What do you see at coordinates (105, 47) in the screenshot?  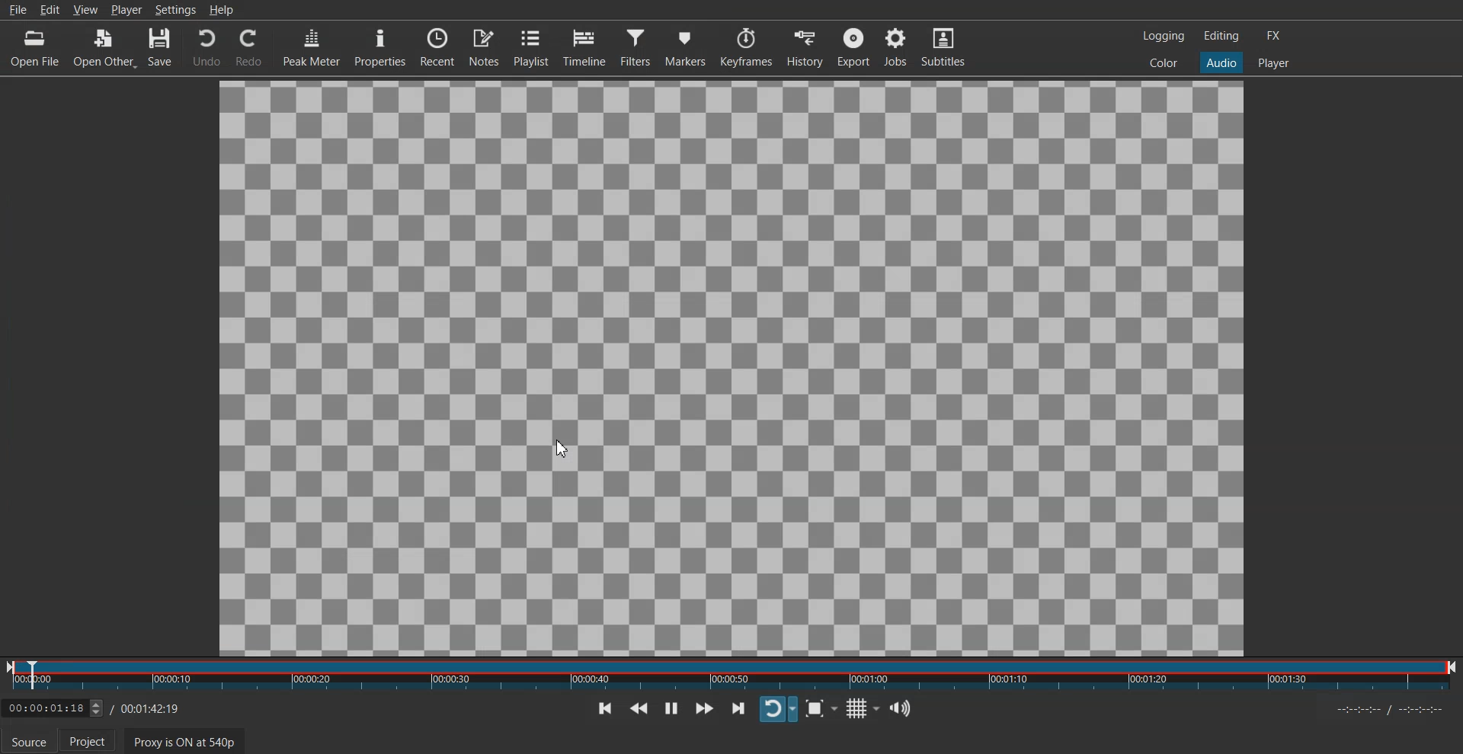 I see `Open Other` at bounding box center [105, 47].